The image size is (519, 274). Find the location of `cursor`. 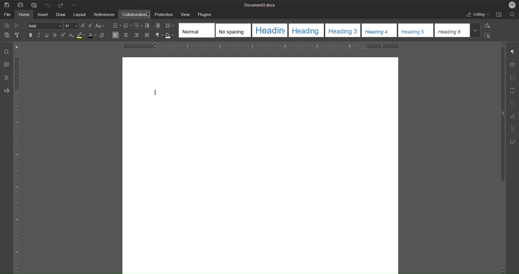

cursor is located at coordinates (147, 15).